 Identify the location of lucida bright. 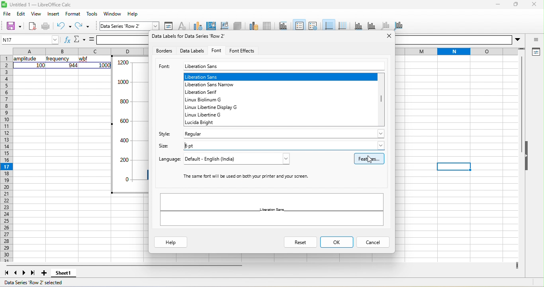
(207, 122).